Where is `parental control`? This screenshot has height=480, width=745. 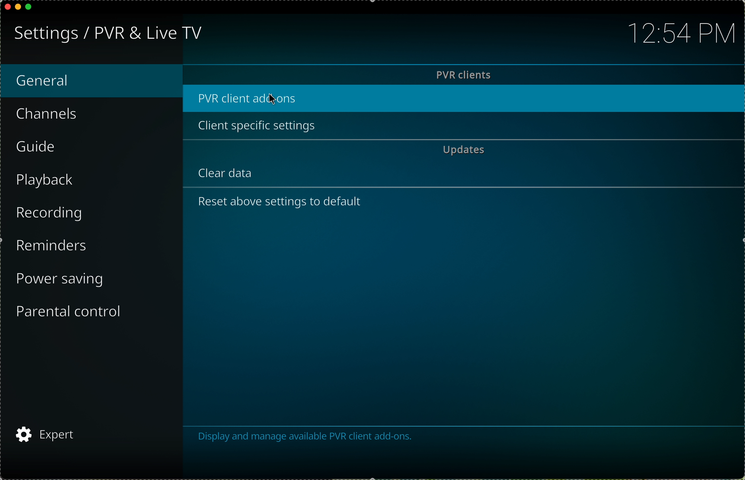 parental control is located at coordinates (71, 310).